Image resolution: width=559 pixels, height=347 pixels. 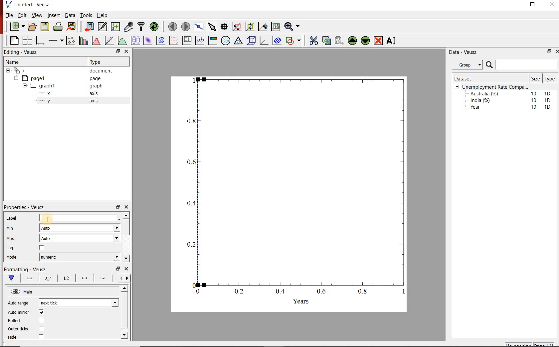 I want to click on move right, so click(x=127, y=278).